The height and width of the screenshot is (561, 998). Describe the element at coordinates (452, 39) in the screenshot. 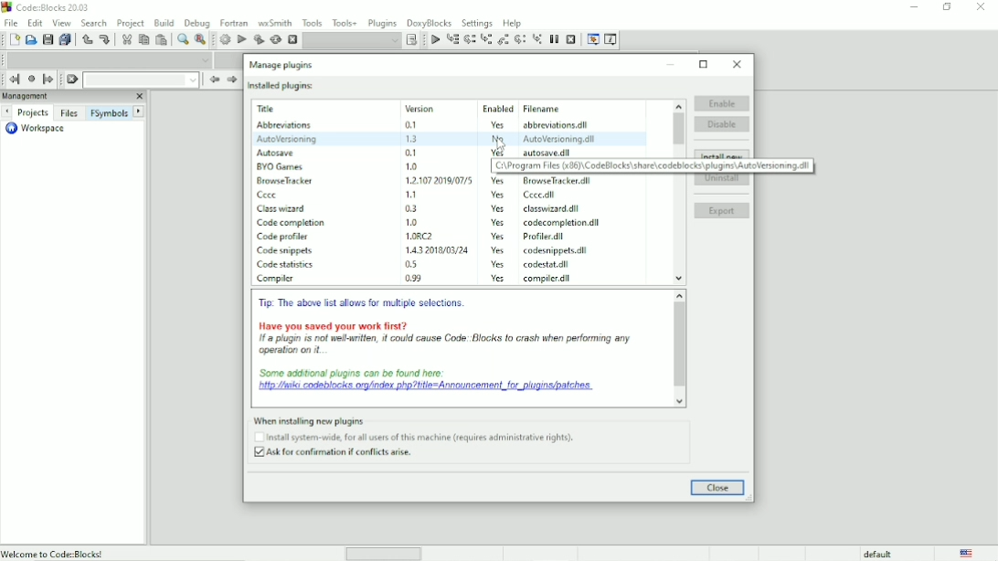

I see `Run to cursor` at that location.